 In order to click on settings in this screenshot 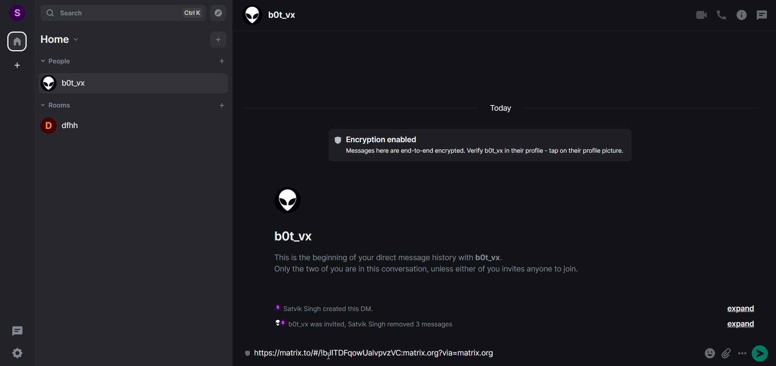, I will do `click(19, 353)`.